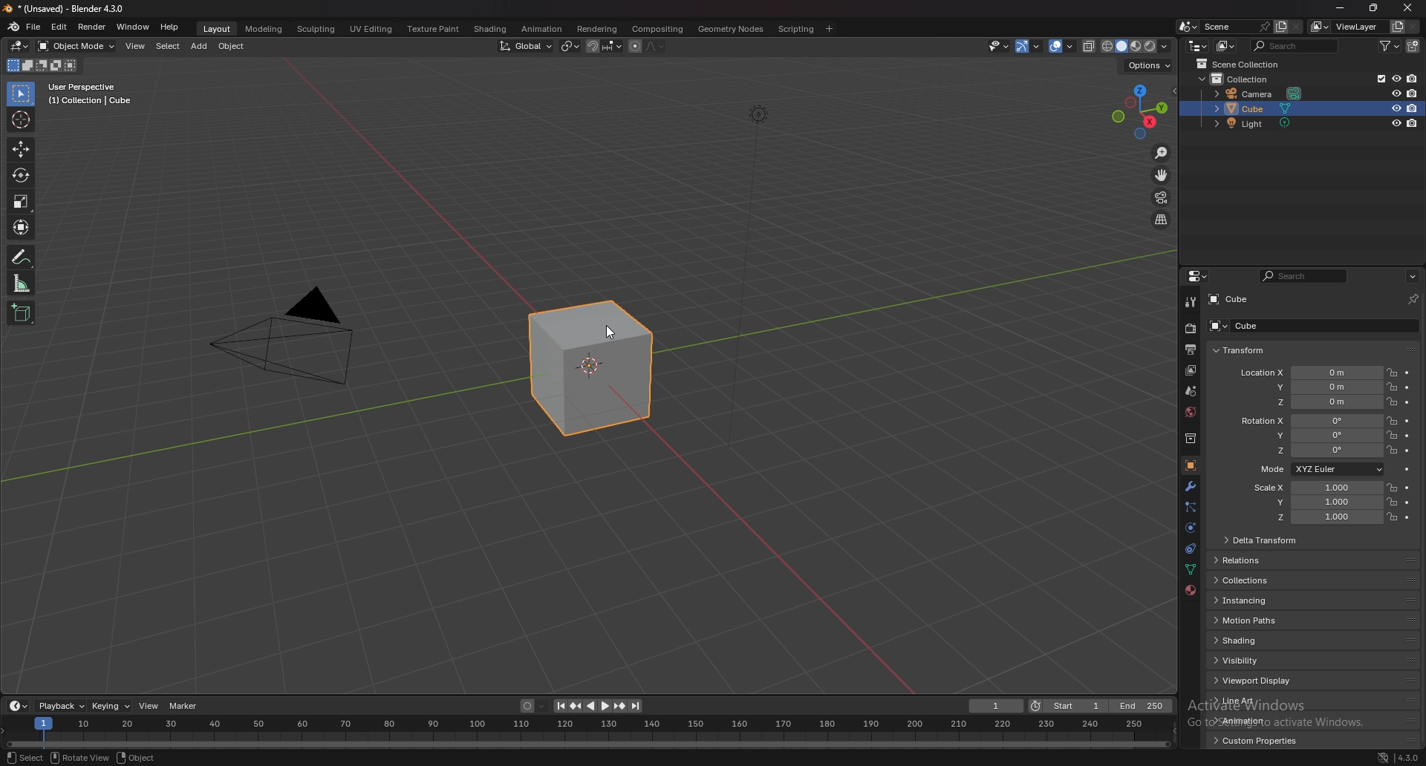 The width and height of the screenshot is (1426, 766). Describe the element at coordinates (287, 348) in the screenshot. I see `pyramid` at that location.